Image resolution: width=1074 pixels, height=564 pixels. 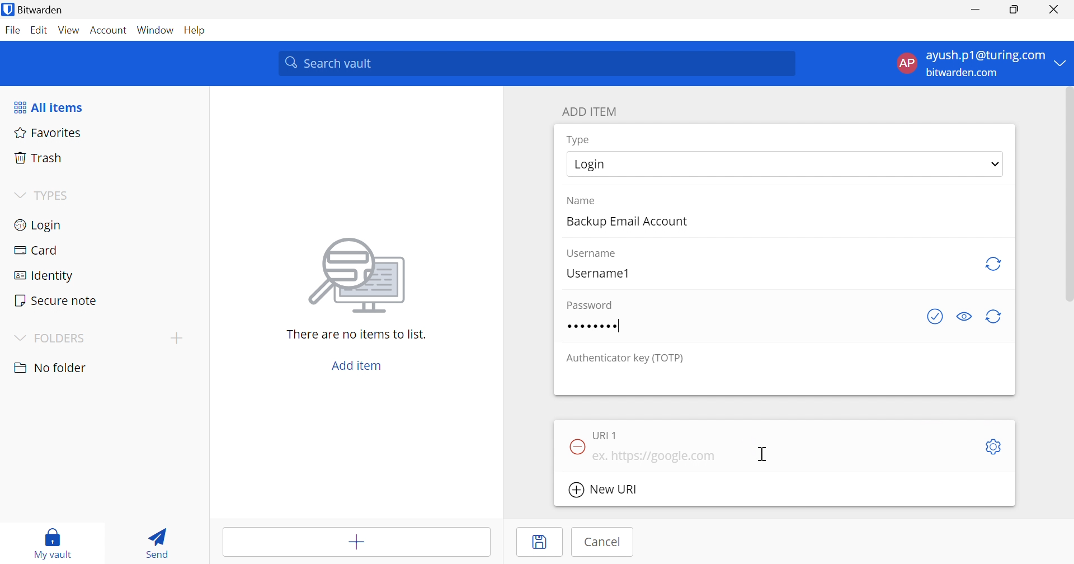 I want to click on URL 1, so click(x=606, y=435).